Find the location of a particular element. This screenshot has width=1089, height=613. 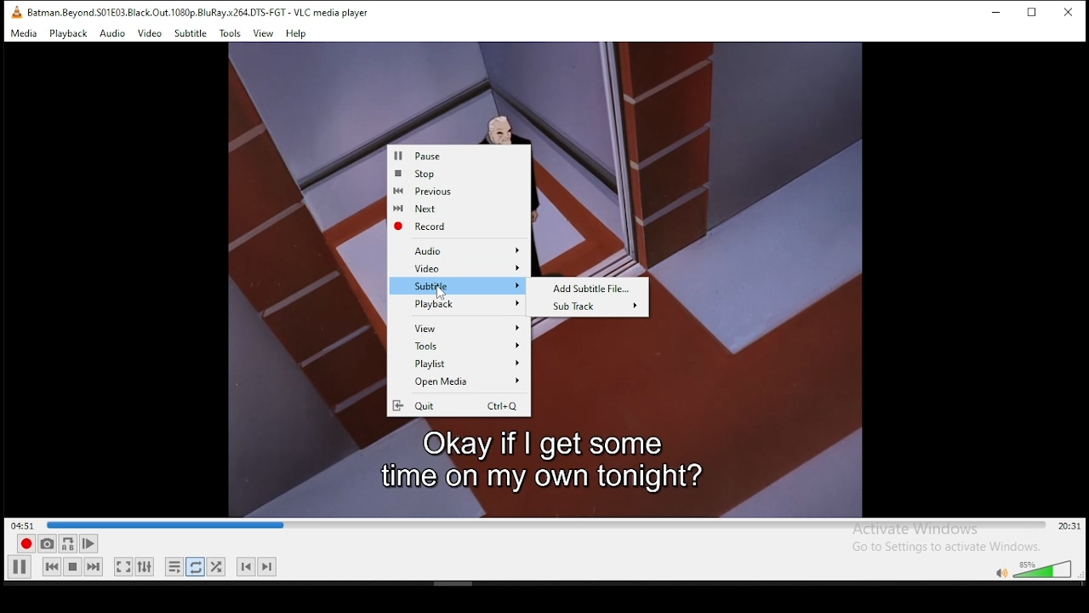

close is located at coordinates (1068, 13).